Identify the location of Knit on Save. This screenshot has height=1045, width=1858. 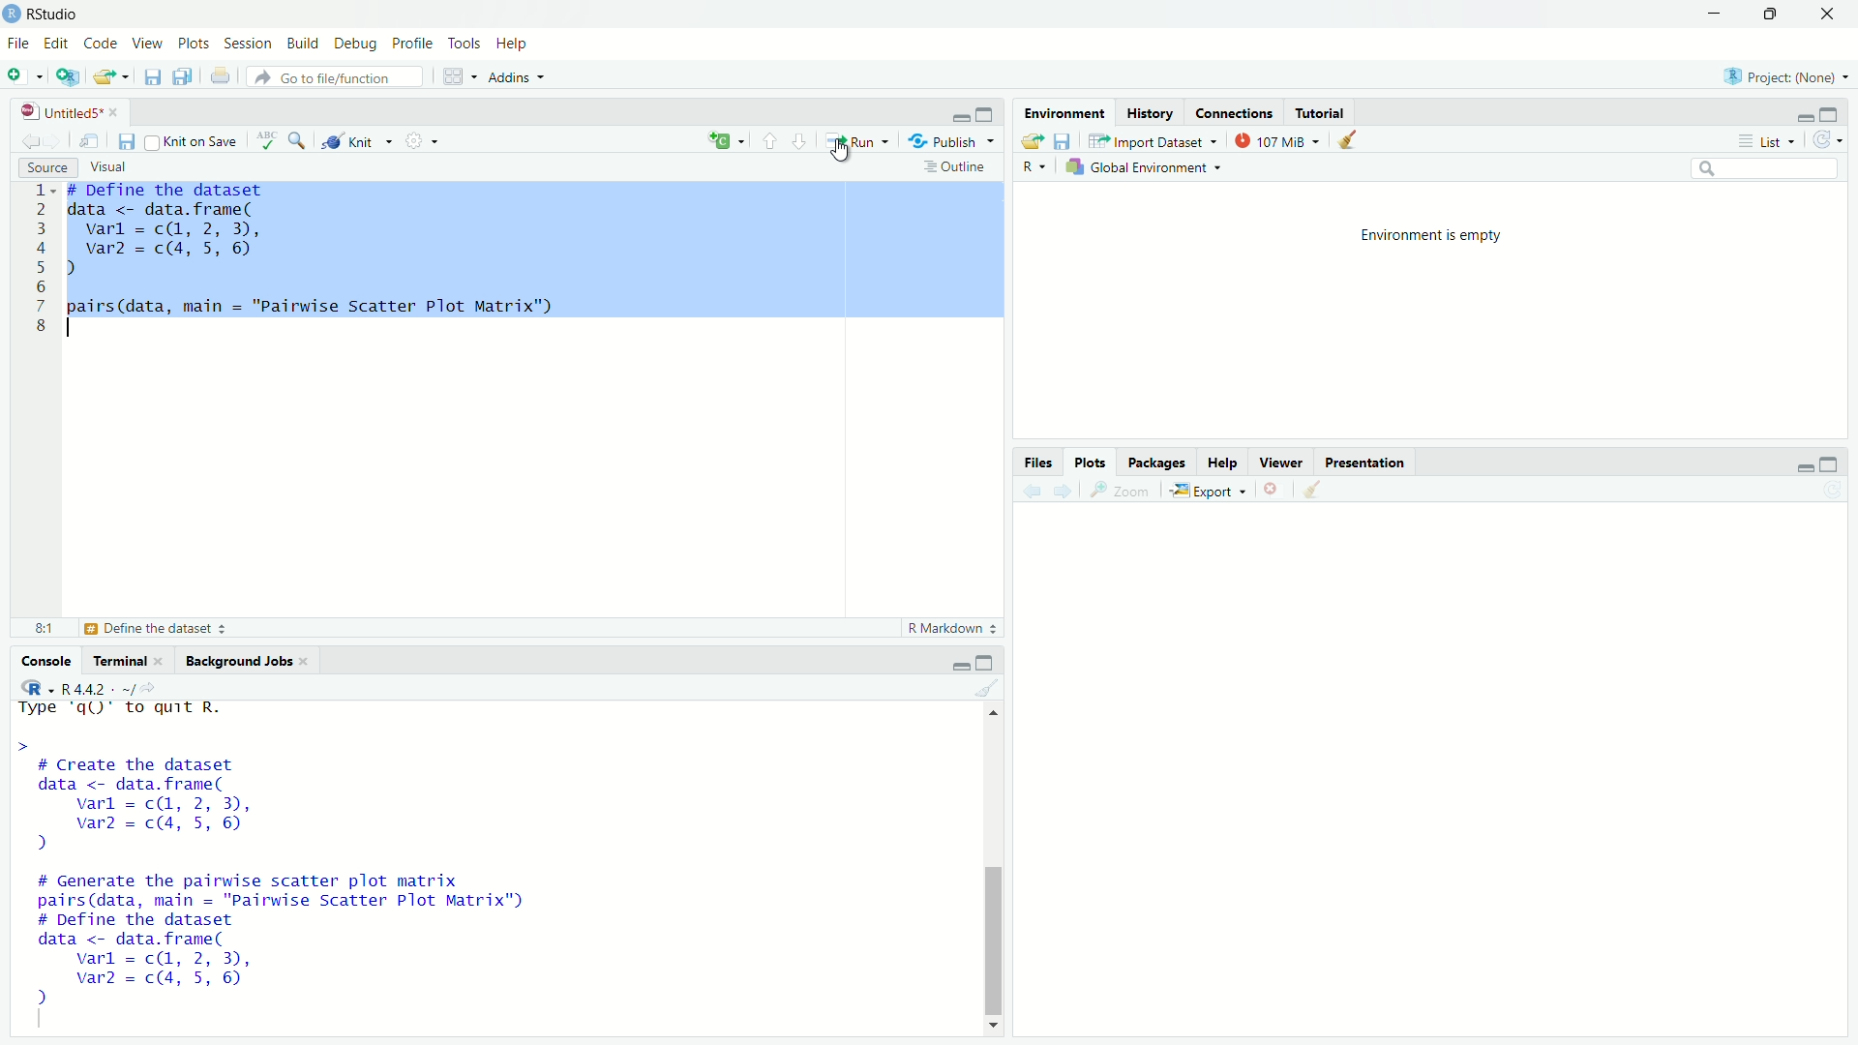
(196, 140).